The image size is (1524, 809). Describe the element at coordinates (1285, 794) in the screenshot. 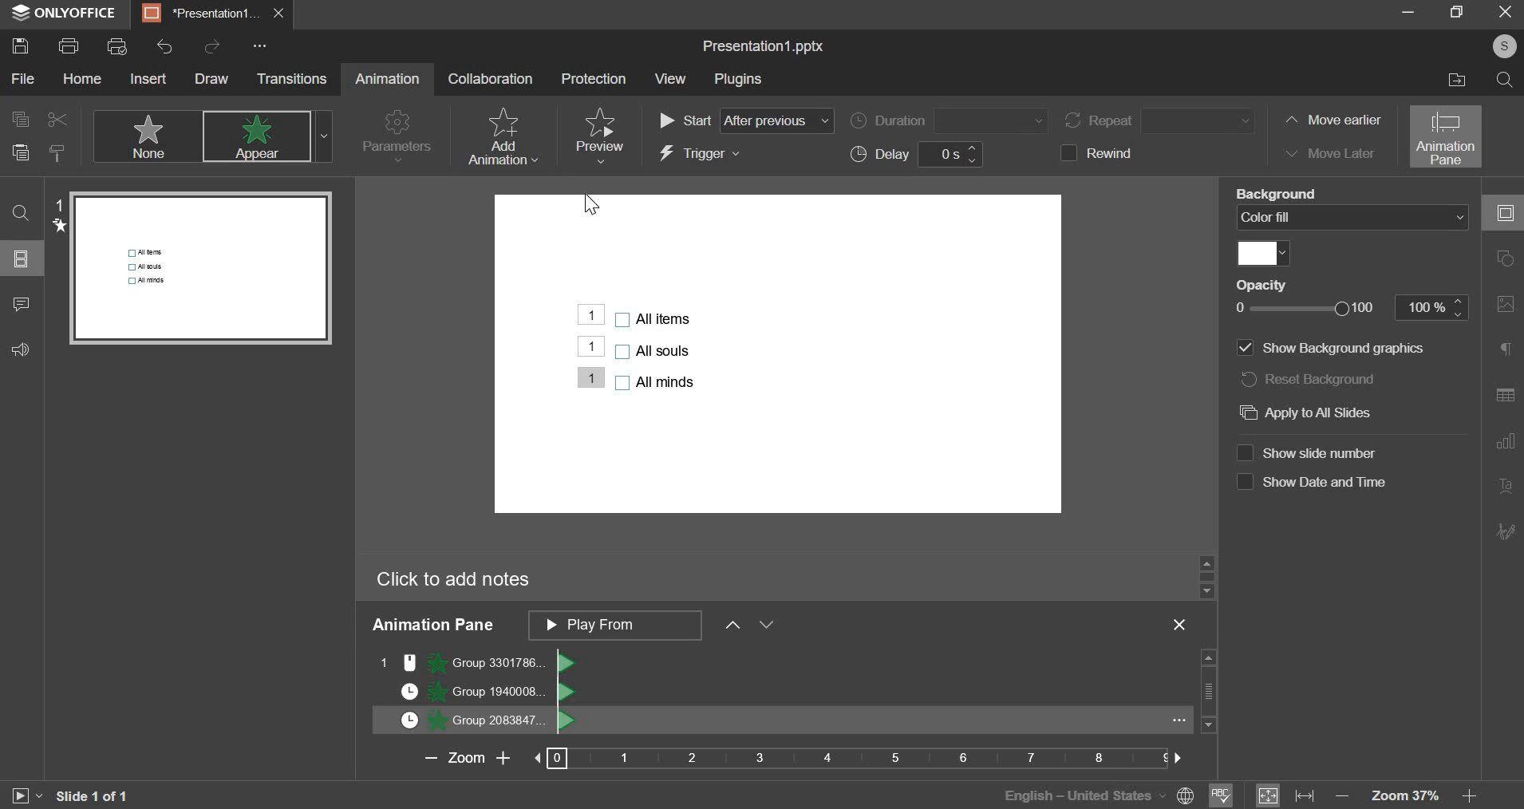

I see `fit` at that location.